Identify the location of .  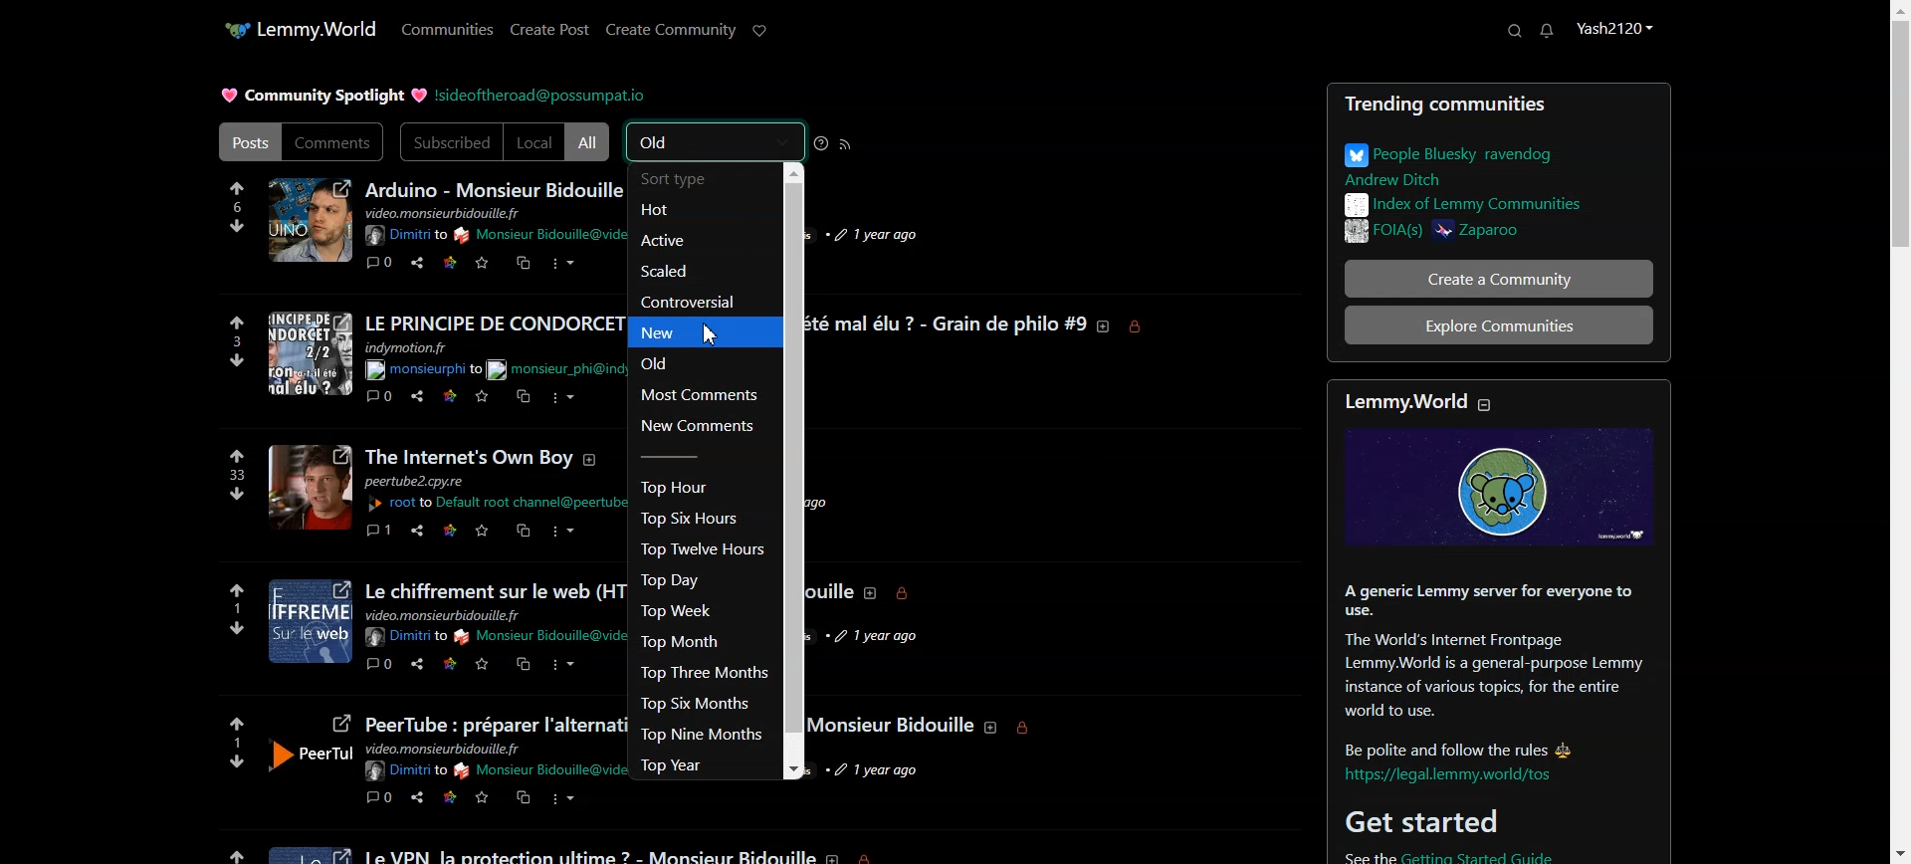
(481, 798).